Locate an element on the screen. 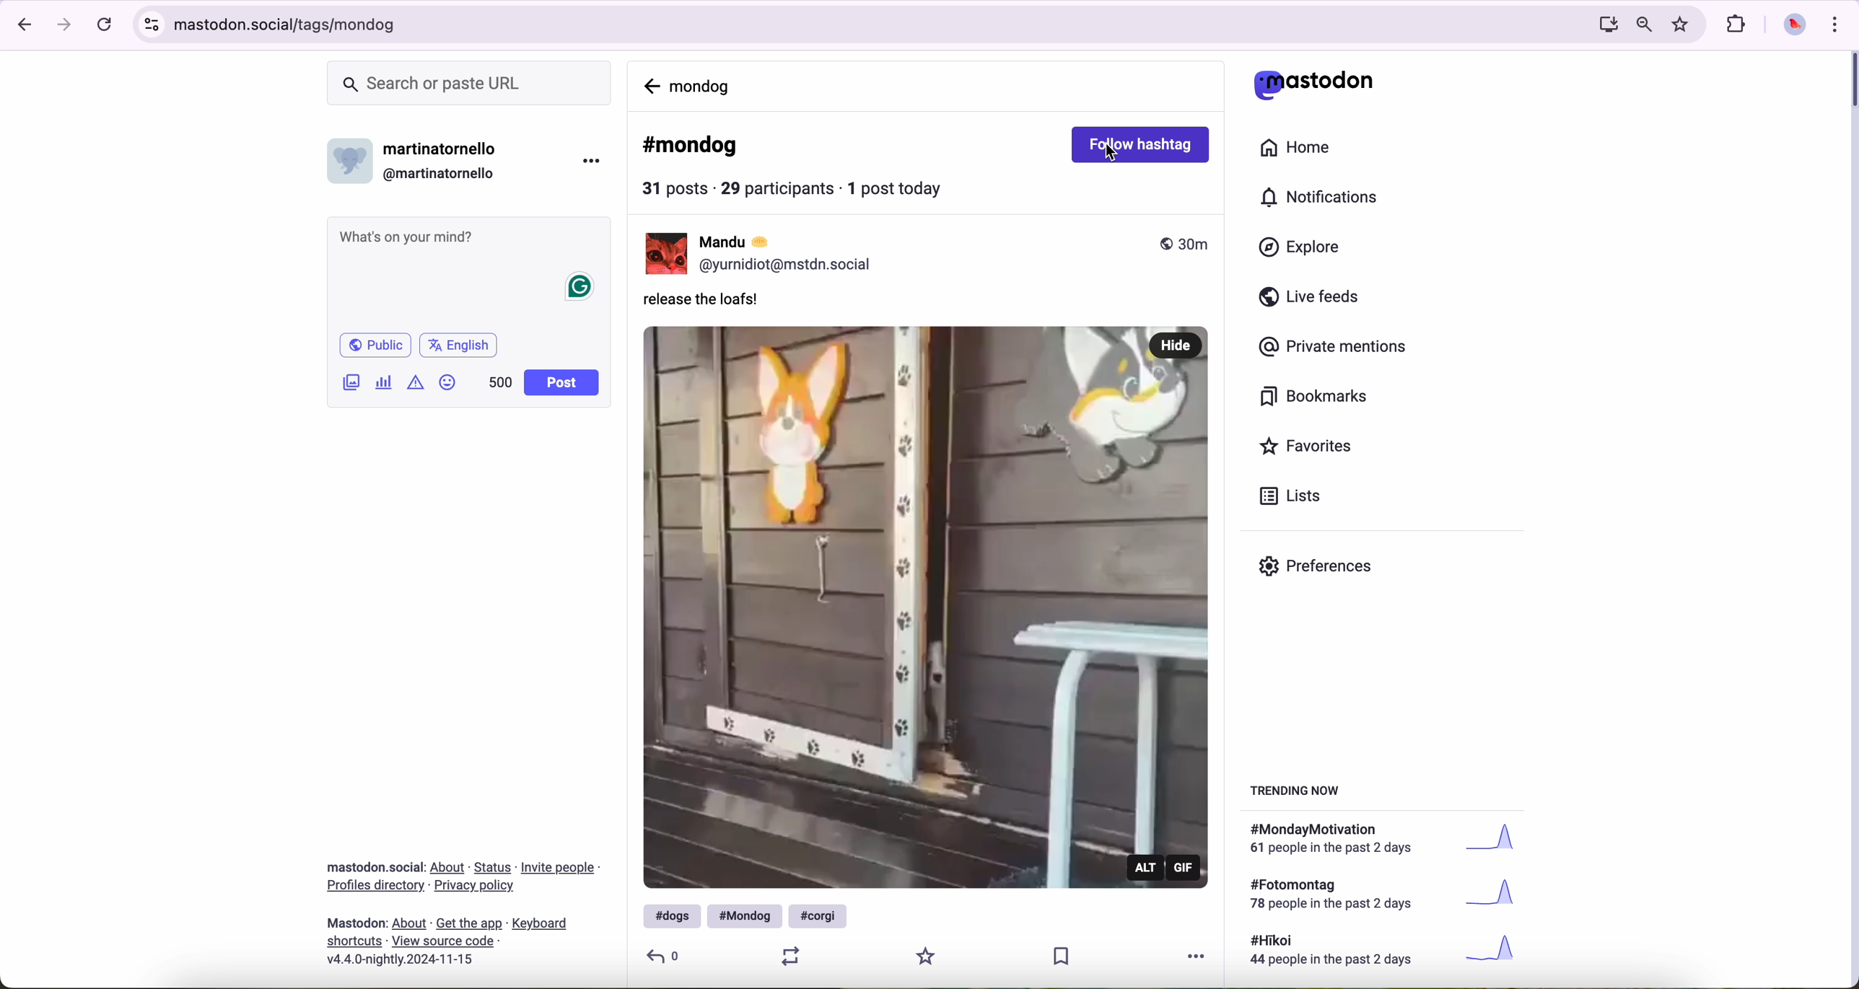  image is located at coordinates (351, 384).